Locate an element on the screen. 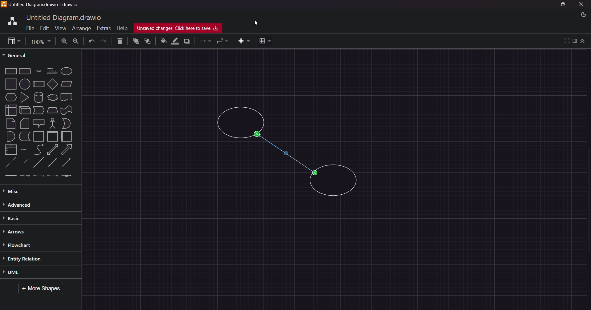  Zoom In is located at coordinates (64, 41).